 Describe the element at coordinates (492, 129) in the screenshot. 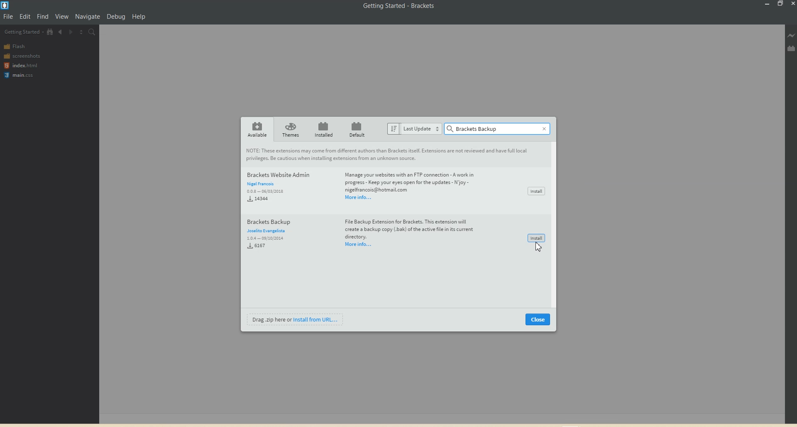

I see `Search bar` at that location.